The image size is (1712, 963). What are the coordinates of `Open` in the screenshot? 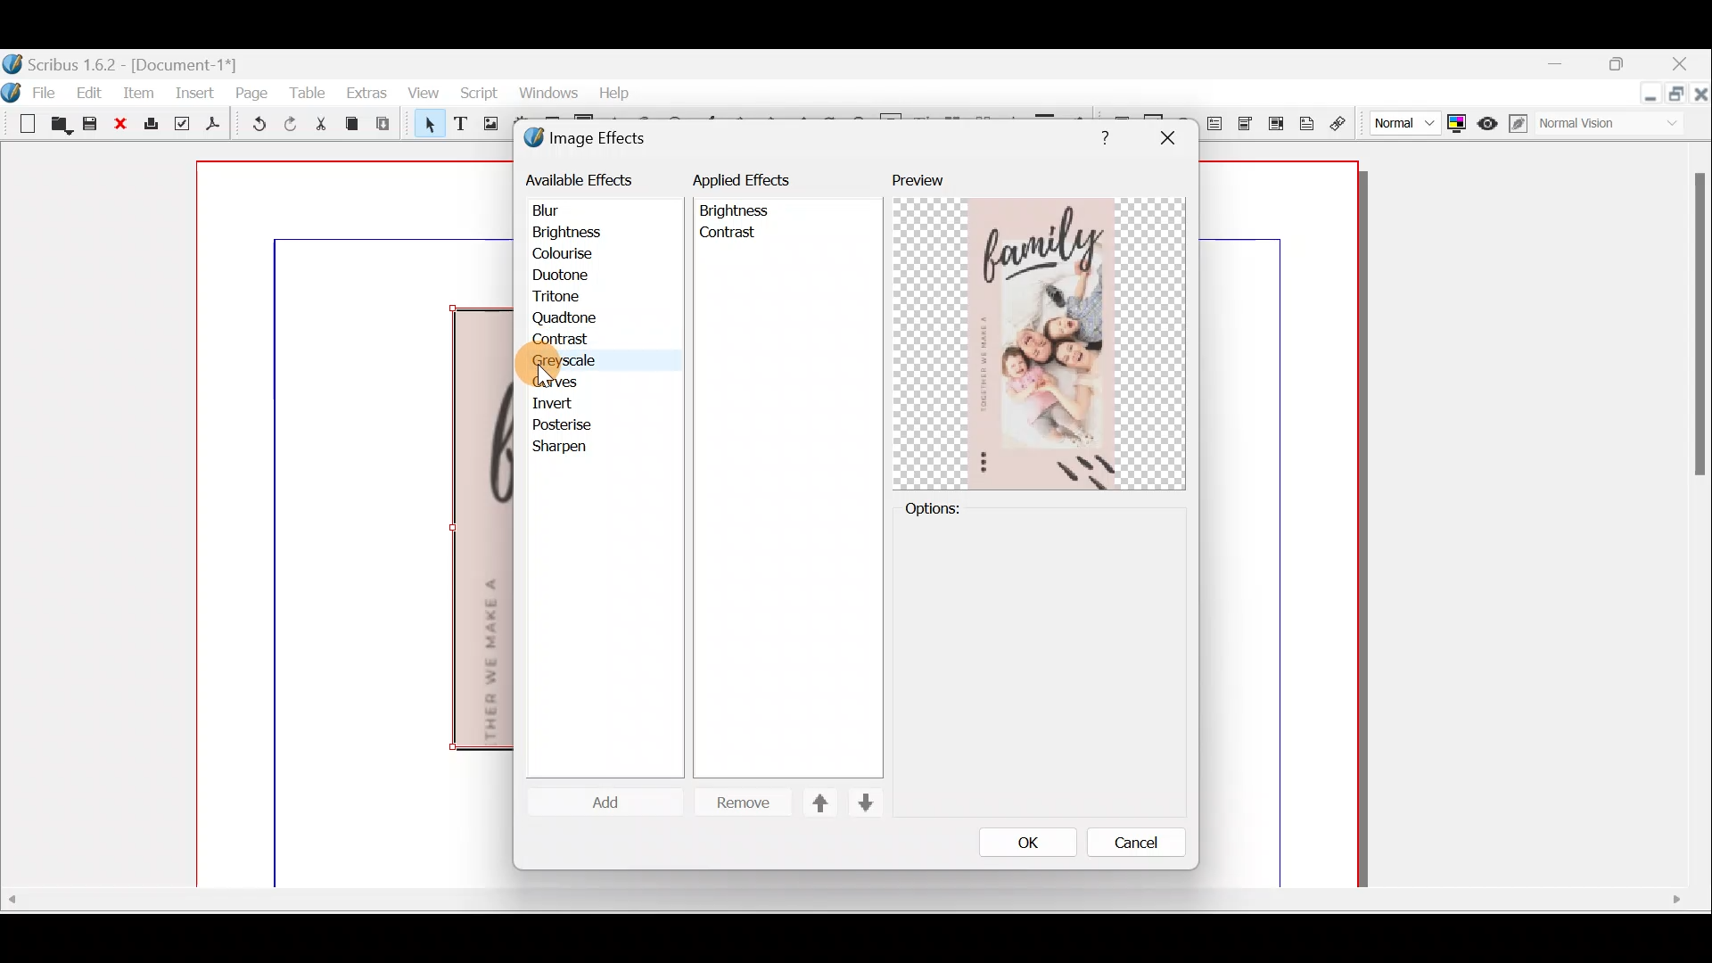 It's located at (56, 125).